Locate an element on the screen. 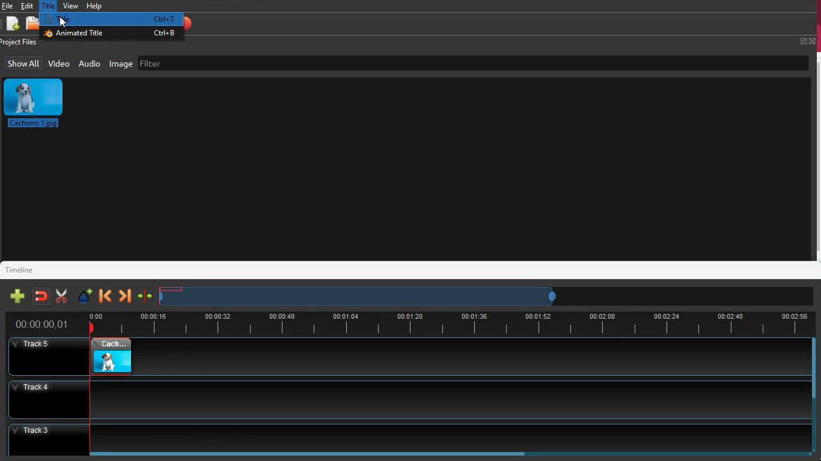  audio is located at coordinates (90, 63).